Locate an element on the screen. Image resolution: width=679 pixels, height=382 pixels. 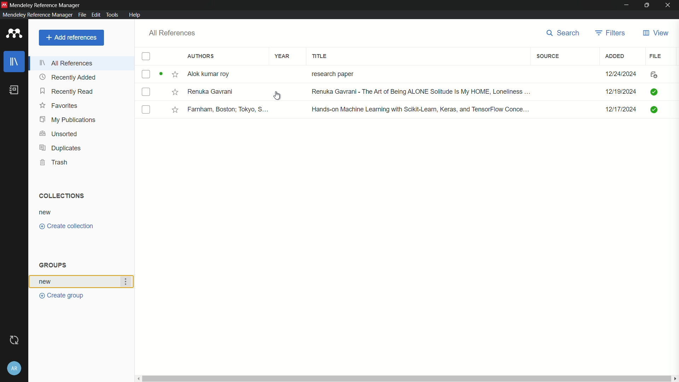
Mendeley Reference Manager is located at coordinates (46, 4).